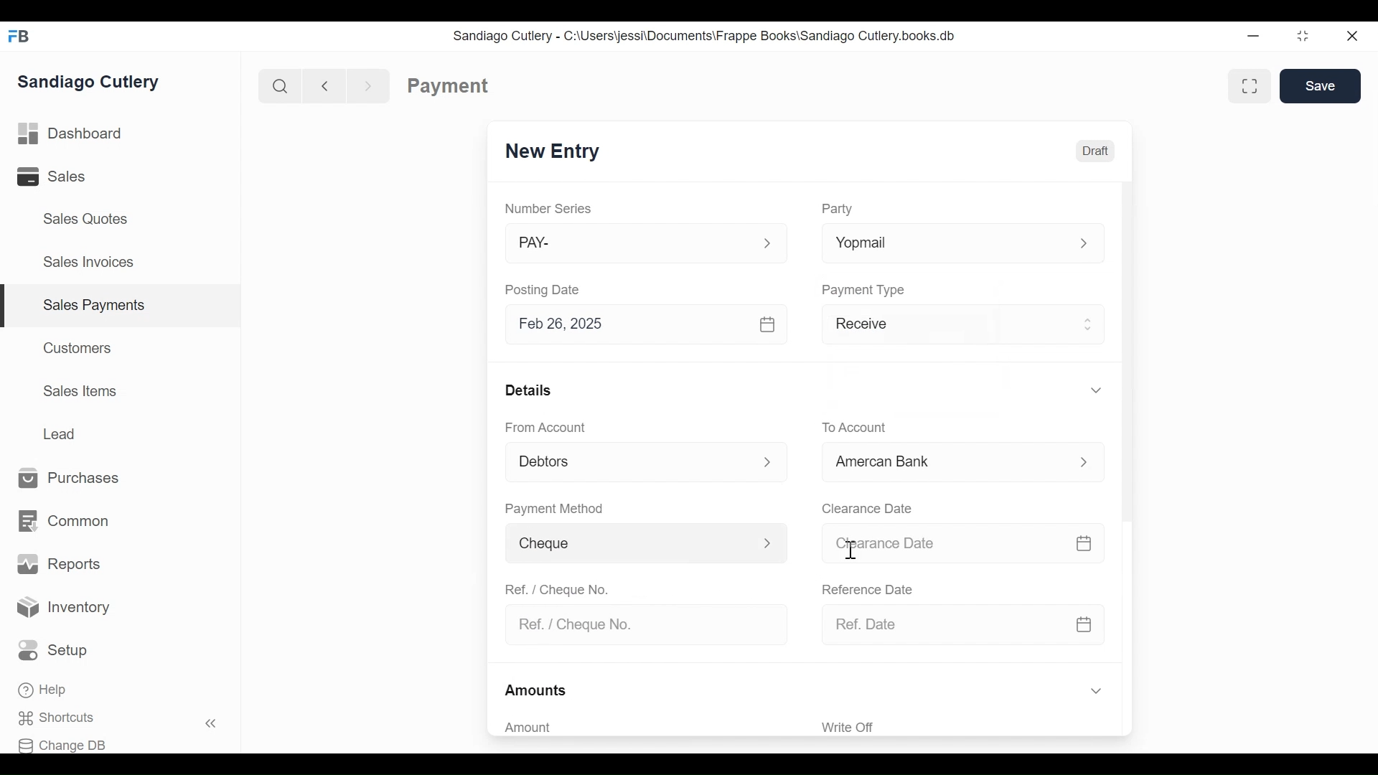 Image resolution: width=1378 pixels, height=775 pixels. Describe the element at coordinates (70, 479) in the screenshot. I see `Purchases` at that location.